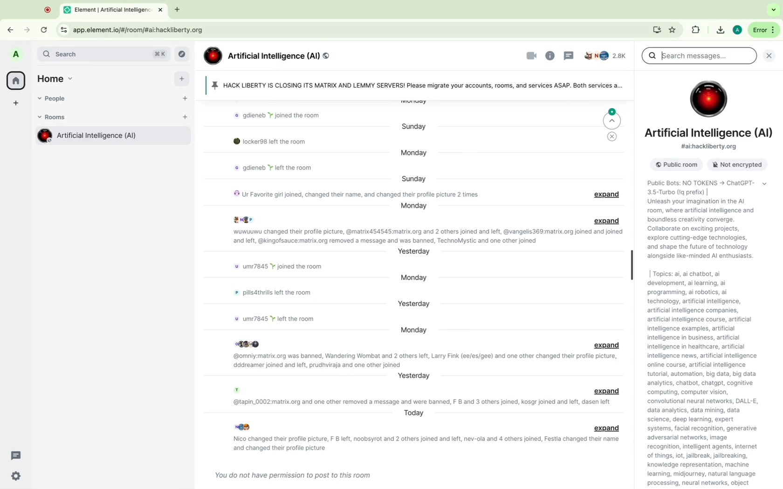 This screenshot has width=783, height=489. What do you see at coordinates (282, 143) in the screenshot?
I see `message` at bounding box center [282, 143].